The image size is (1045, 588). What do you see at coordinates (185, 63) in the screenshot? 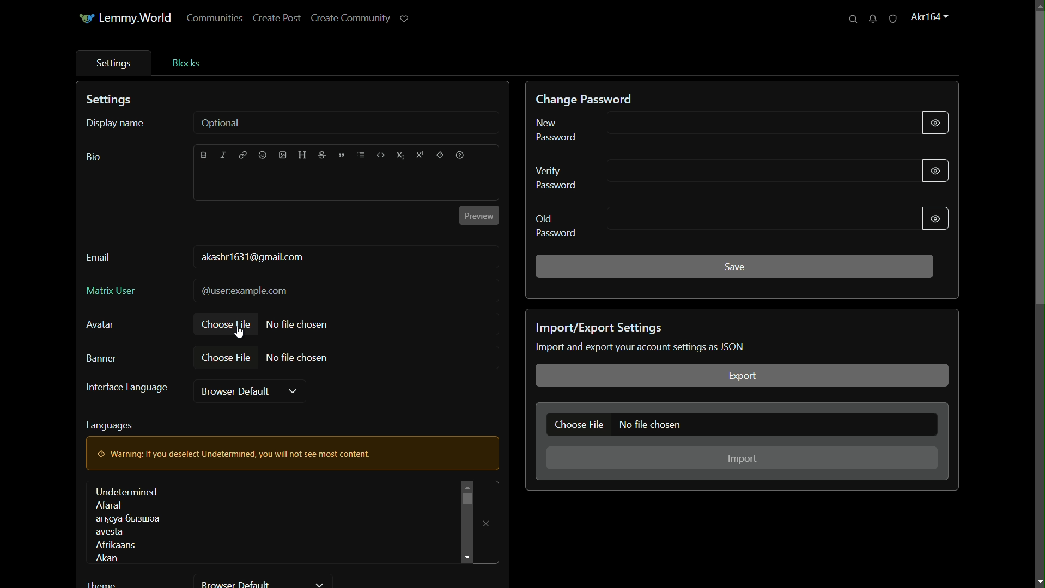
I see `blocks tab` at bounding box center [185, 63].